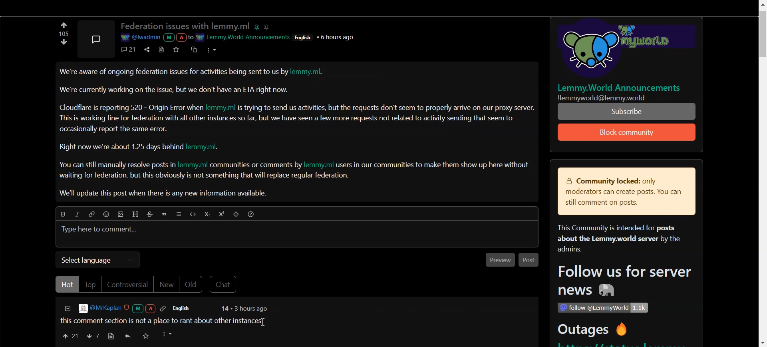 The height and width of the screenshot is (347, 767). I want to click on Subscript, so click(207, 215).